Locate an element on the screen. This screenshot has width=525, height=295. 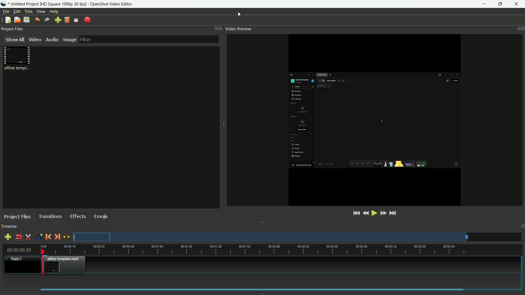
profile is located at coordinates (63, 4).